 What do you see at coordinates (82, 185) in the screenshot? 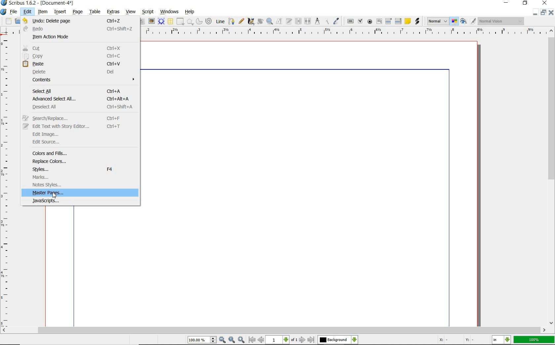
I see `notes styles` at bounding box center [82, 185].